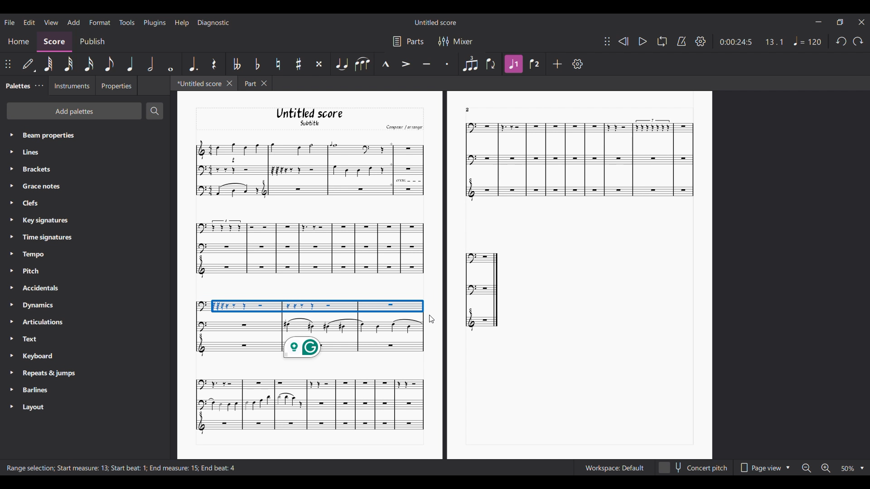 Image resolution: width=870 pixels, height=489 pixels. I want to click on Settings, so click(701, 41).